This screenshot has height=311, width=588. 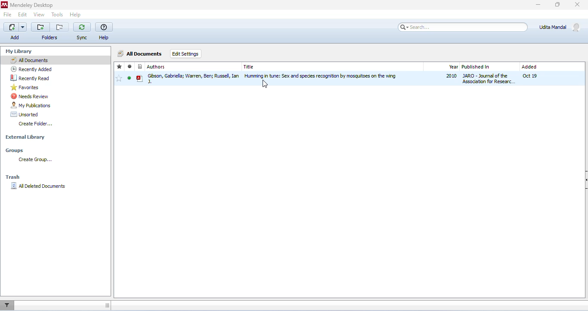 I want to click on minimize, so click(x=538, y=5).